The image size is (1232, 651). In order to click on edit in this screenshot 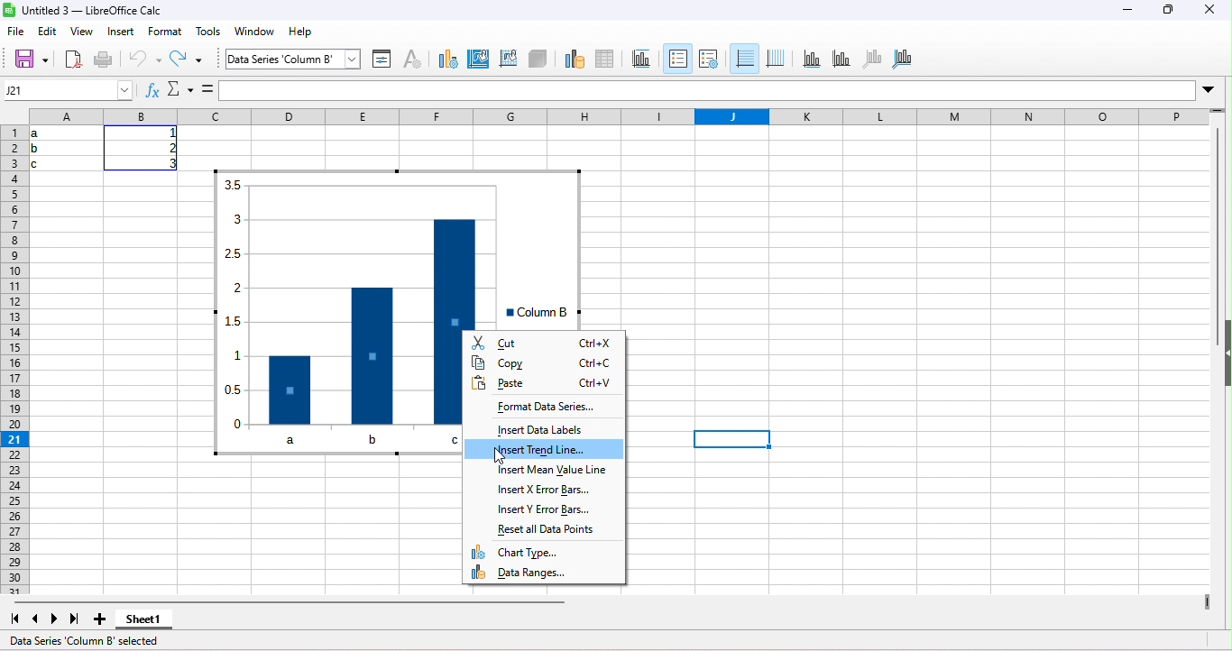, I will do `click(50, 32)`.